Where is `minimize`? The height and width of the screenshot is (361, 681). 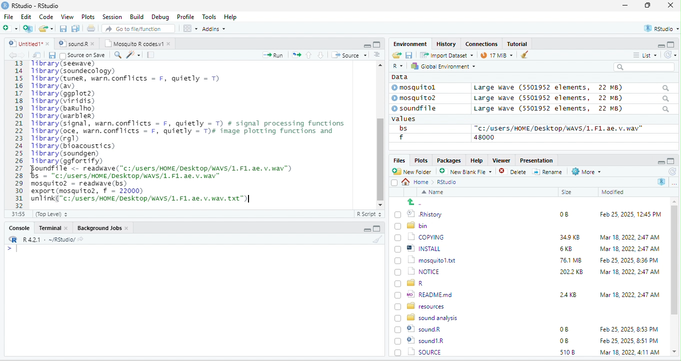 minimize is located at coordinates (657, 45).